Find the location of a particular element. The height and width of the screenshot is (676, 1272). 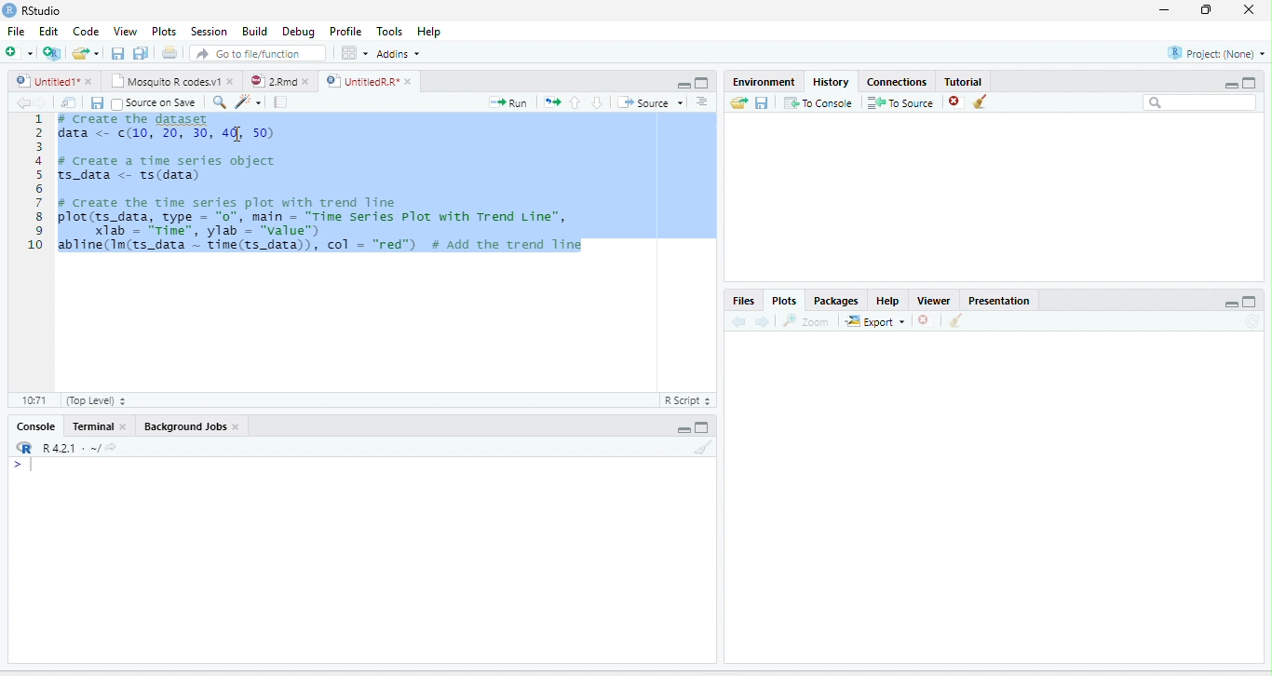

1:1 is located at coordinates (33, 400).